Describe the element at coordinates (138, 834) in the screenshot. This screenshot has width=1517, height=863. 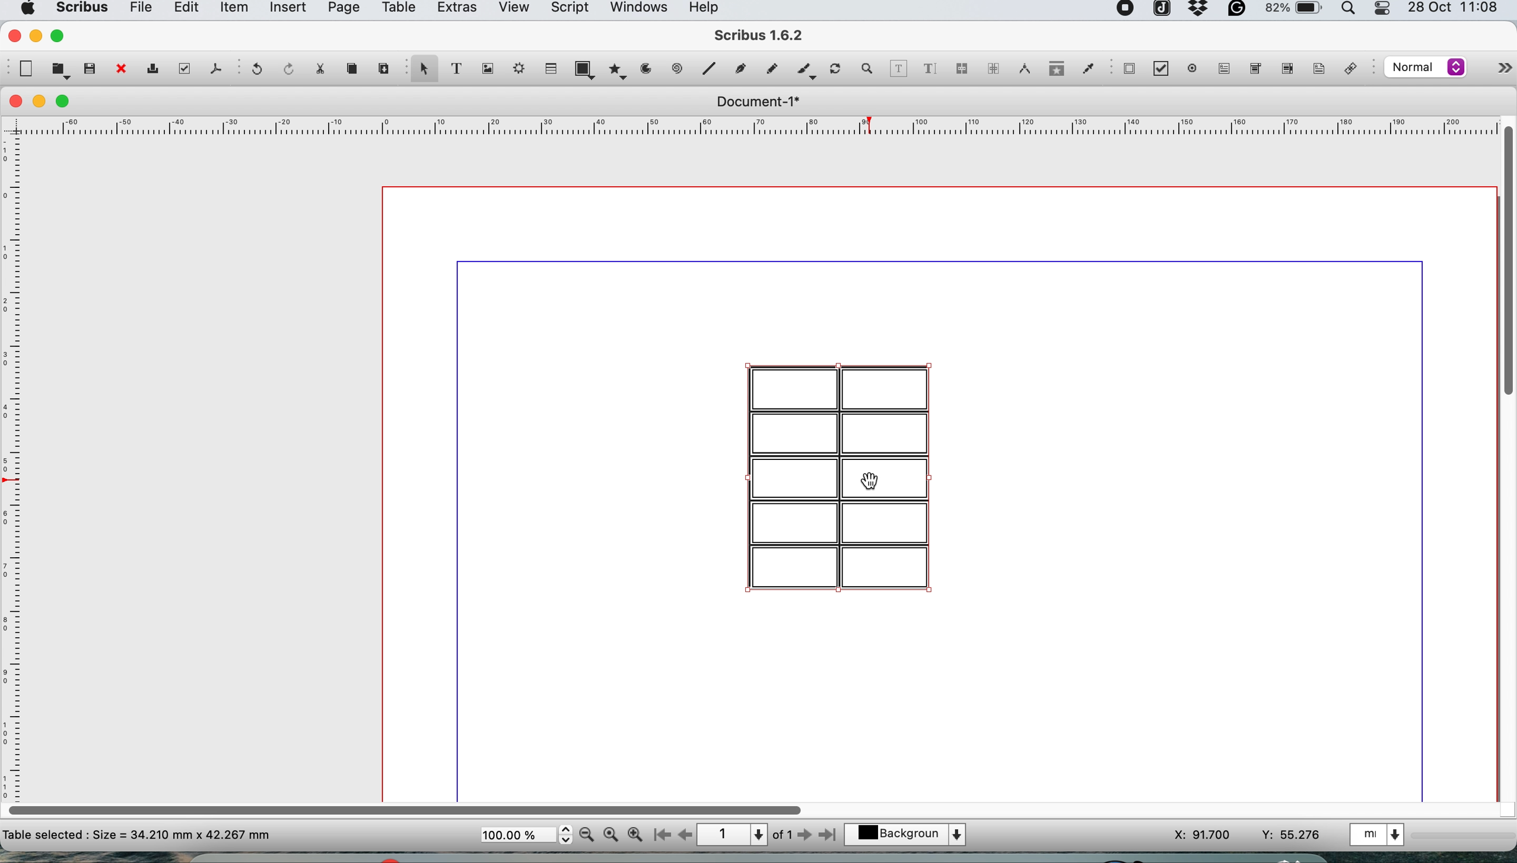
I see `text` at that location.